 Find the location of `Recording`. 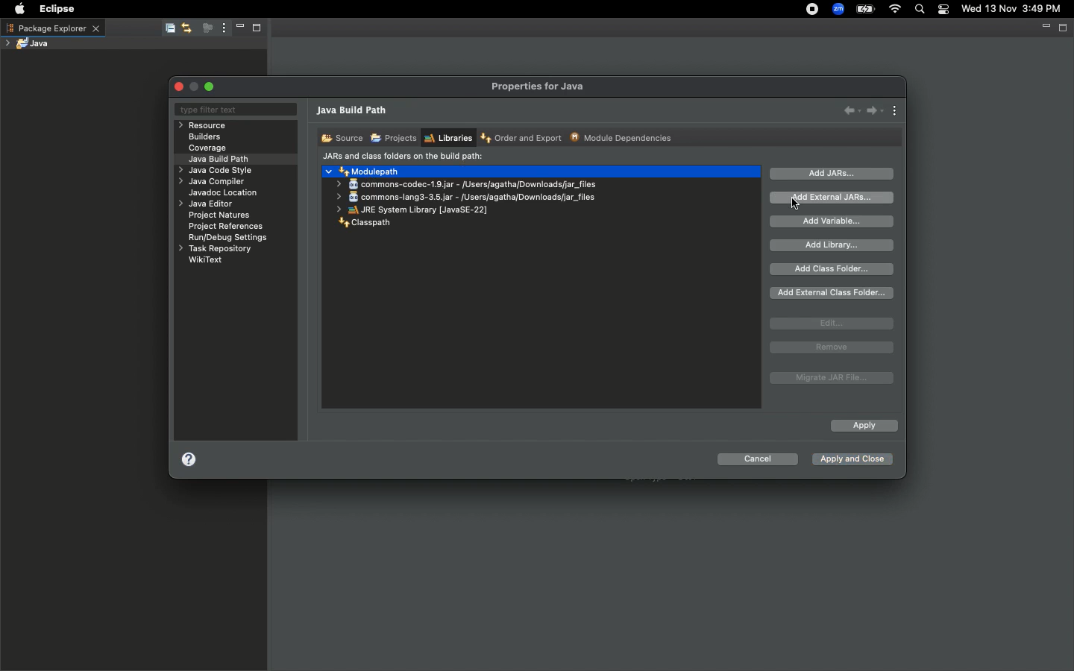

Recording is located at coordinates (813, 10).